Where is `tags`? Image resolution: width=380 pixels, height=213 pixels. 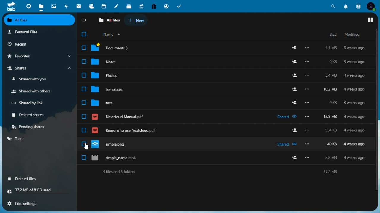
tags is located at coordinates (16, 139).